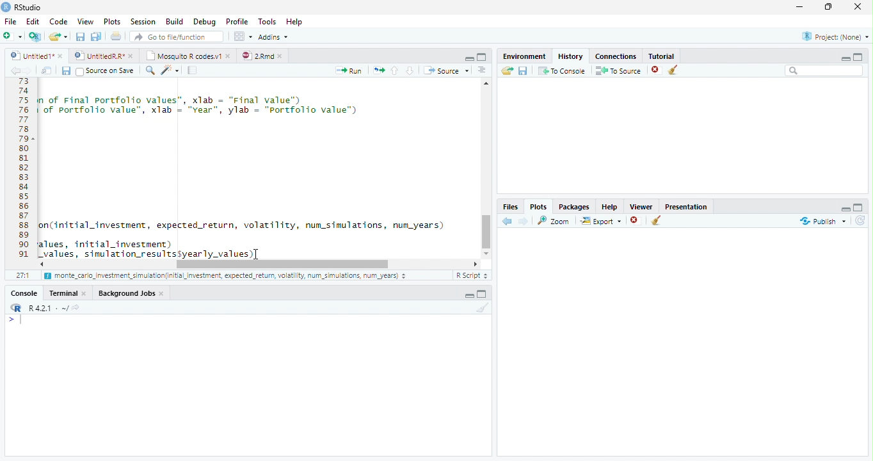 Image resolution: width=873 pixels, height=461 pixels. What do you see at coordinates (43, 307) in the screenshot?
I see `R 4.2.1 ~/` at bounding box center [43, 307].